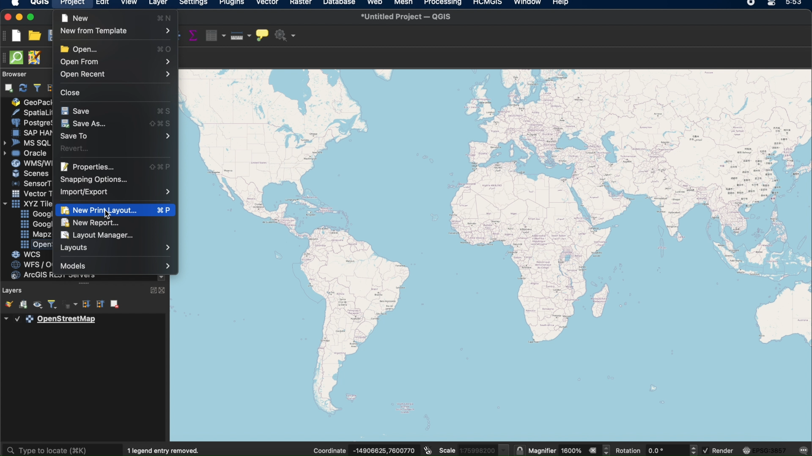  Describe the element at coordinates (15, 3) in the screenshot. I see `apple logo` at that location.